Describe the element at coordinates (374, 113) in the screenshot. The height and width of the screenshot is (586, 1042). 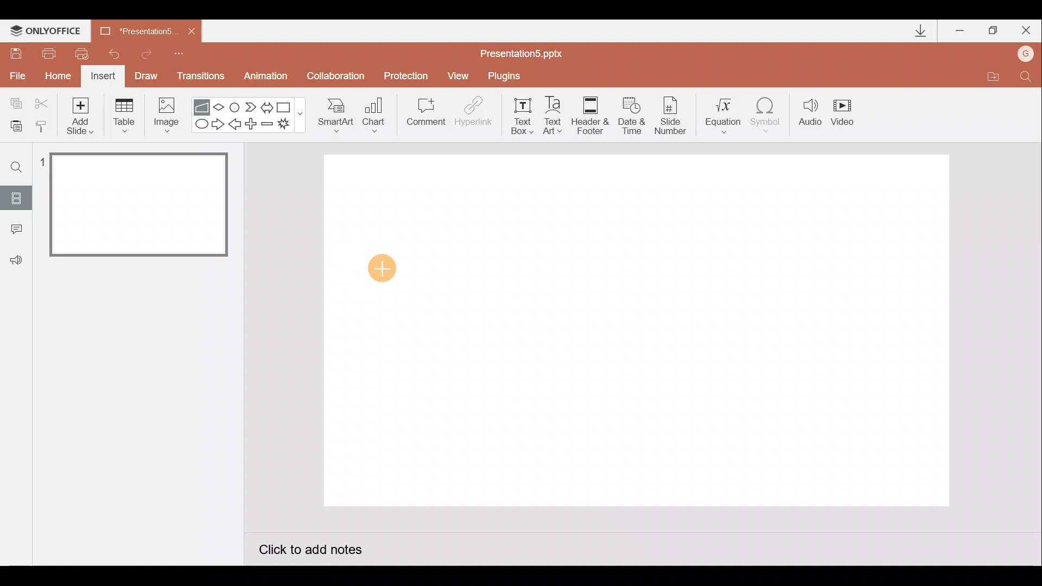
I see `Chart` at that location.